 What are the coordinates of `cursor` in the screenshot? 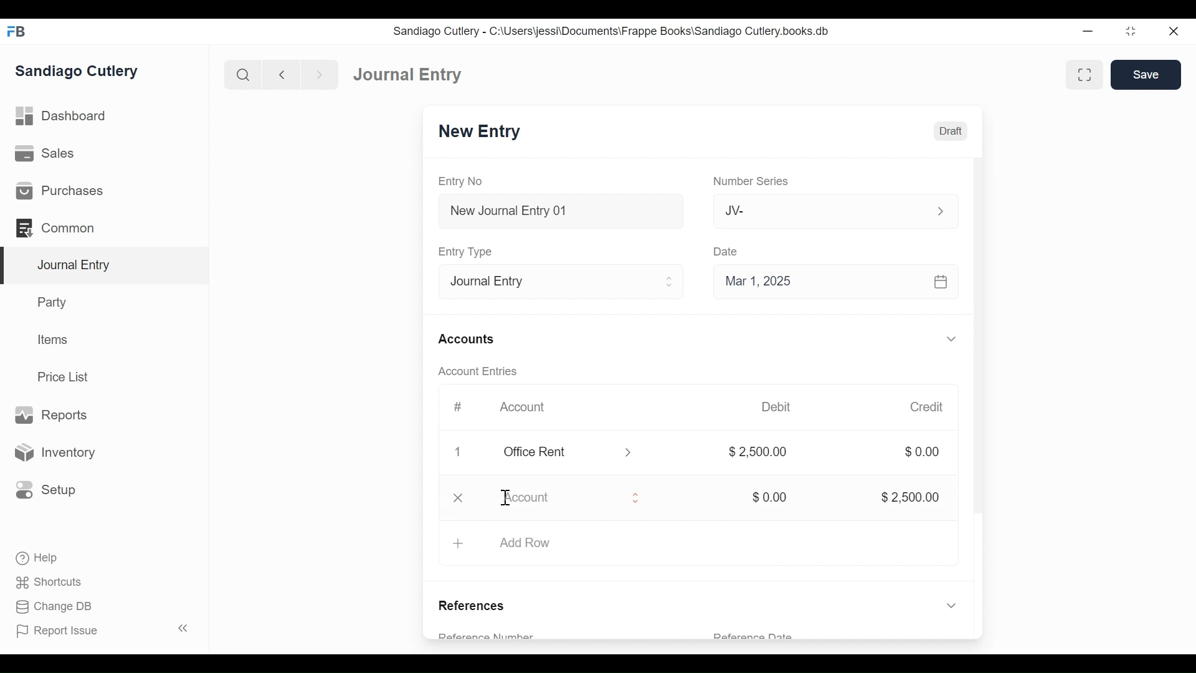 It's located at (506, 497).